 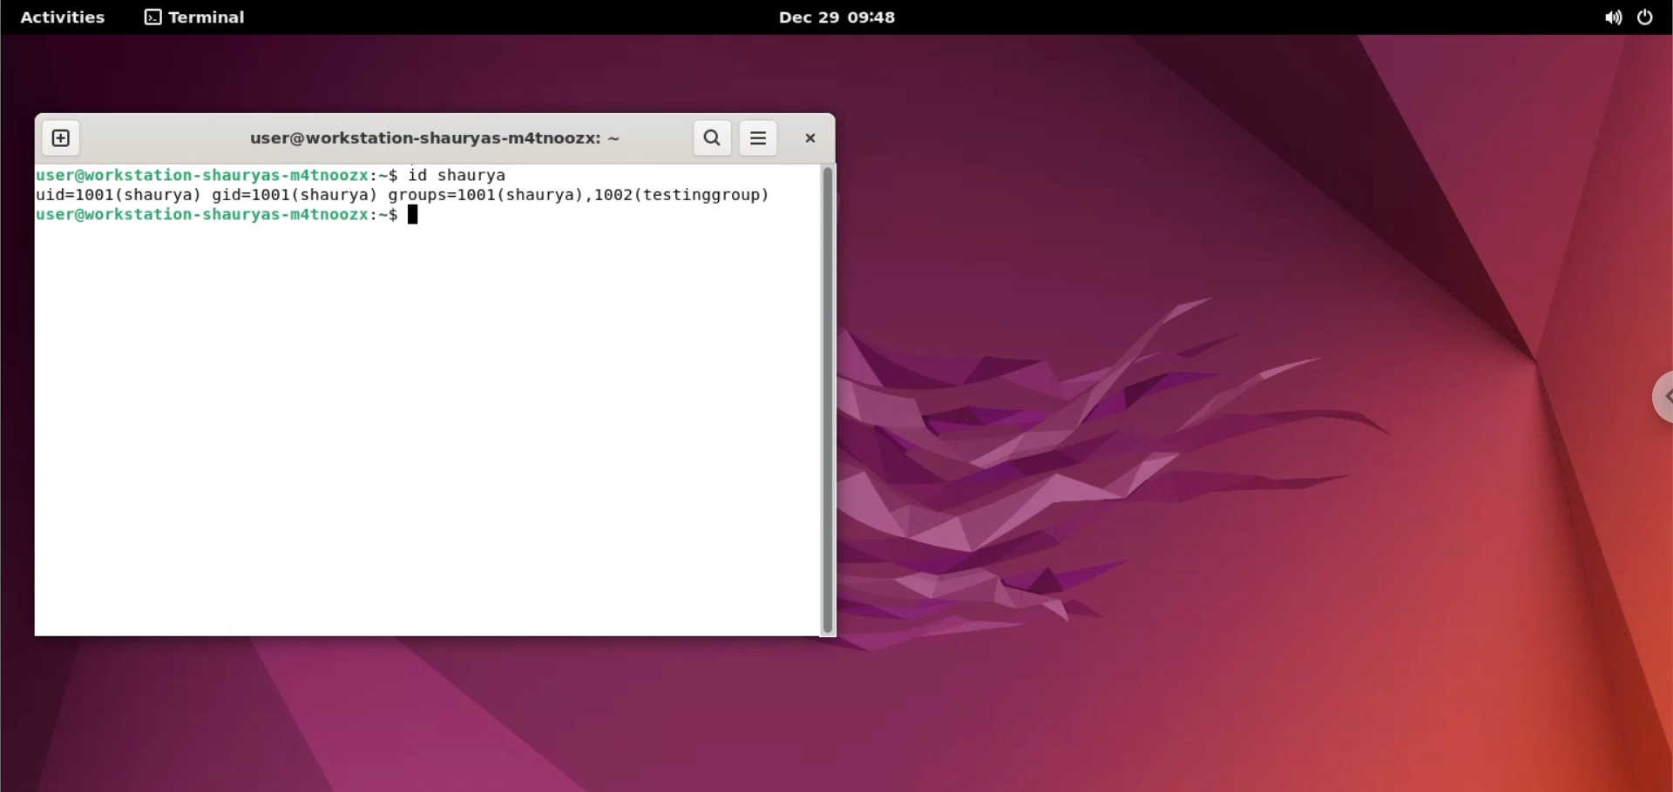 I want to click on uid=1001(shaurya) gid=1001(shaurya) groups=1001(shaurya), 1002(testinggroup), so click(x=414, y=196).